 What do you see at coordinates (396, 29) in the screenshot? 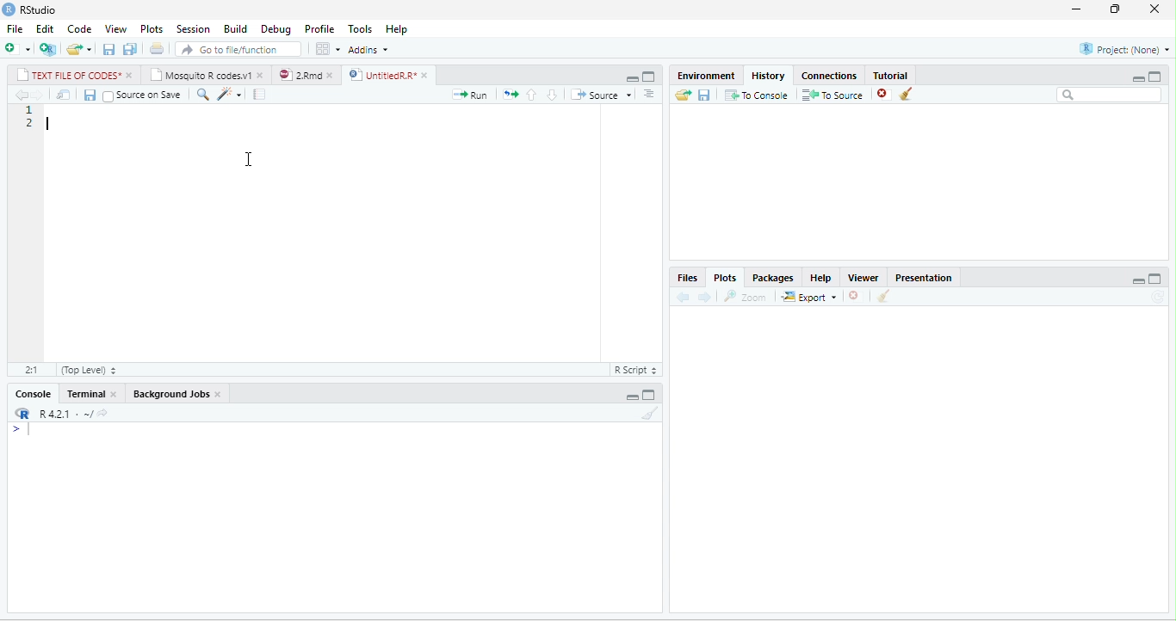
I see `Help` at bounding box center [396, 29].